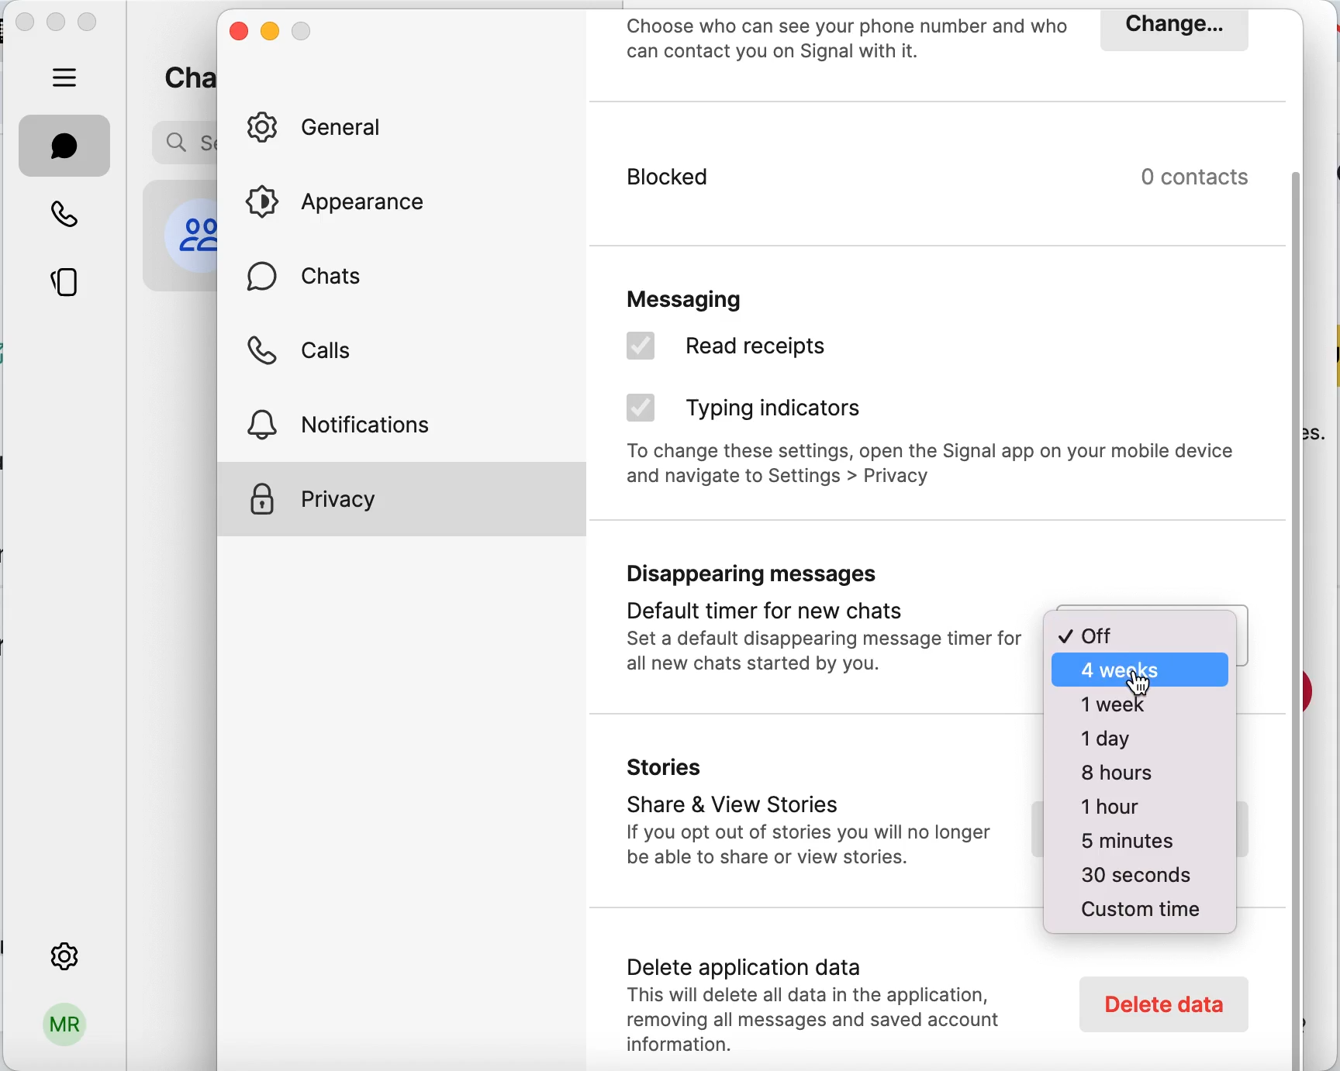 The width and height of the screenshot is (1340, 1071). Describe the element at coordinates (1161, 1004) in the screenshot. I see `delete data` at that location.